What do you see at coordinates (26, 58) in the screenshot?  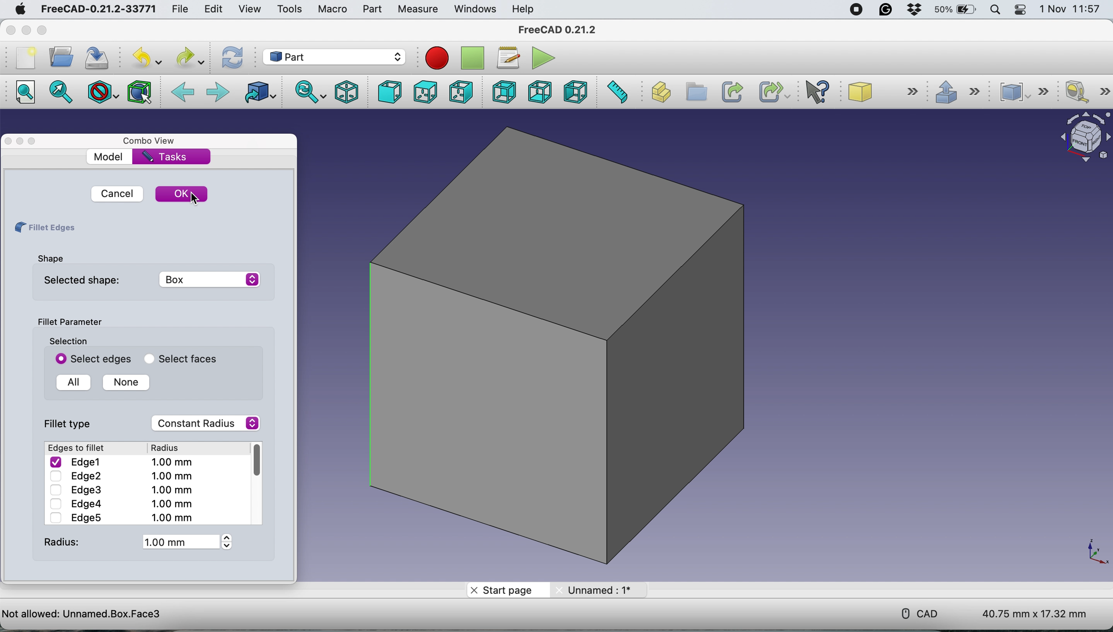 I see `new ` at bounding box center [26, 58].